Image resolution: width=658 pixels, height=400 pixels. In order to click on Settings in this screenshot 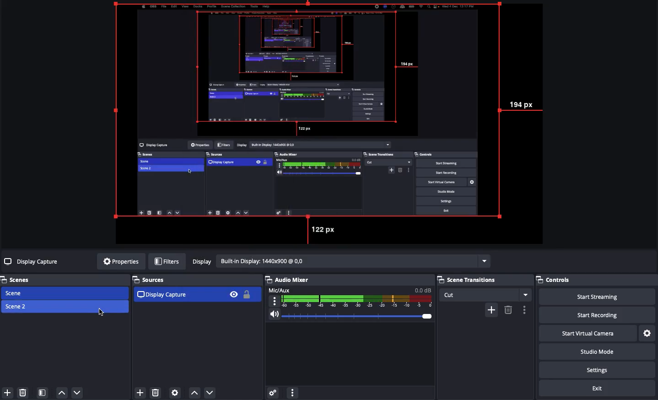, I will do `click(596, 369)`.